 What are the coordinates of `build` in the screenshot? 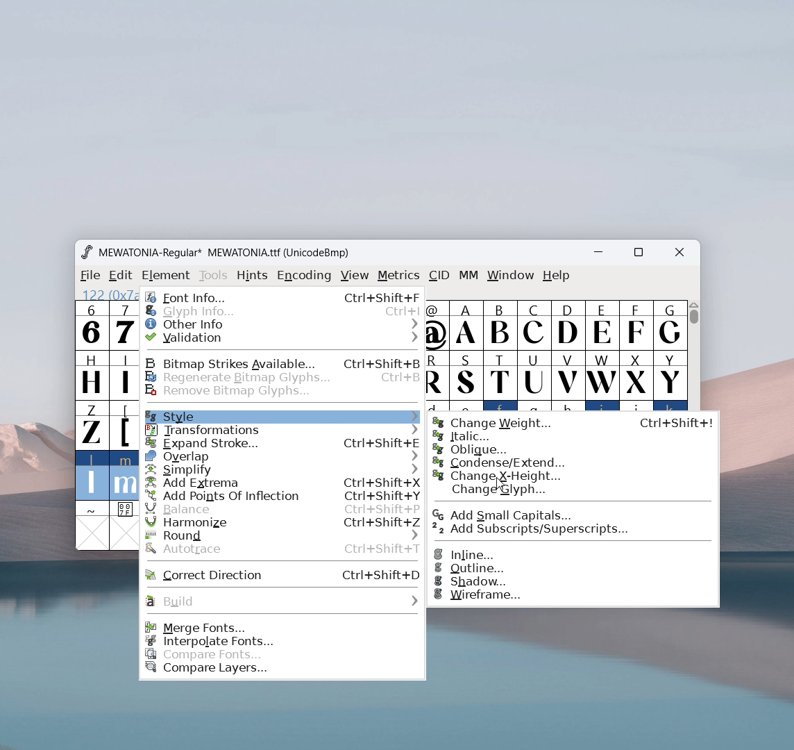 It's located at (282, 601).